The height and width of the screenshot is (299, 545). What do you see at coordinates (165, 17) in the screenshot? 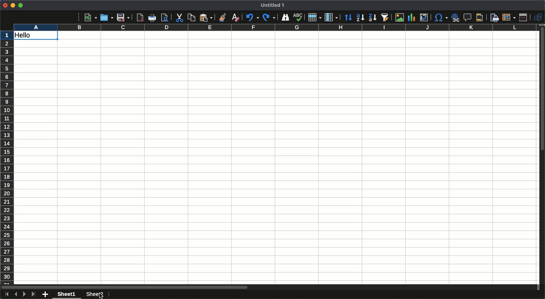
I see `Print preview` at bounding box center [165, 17].